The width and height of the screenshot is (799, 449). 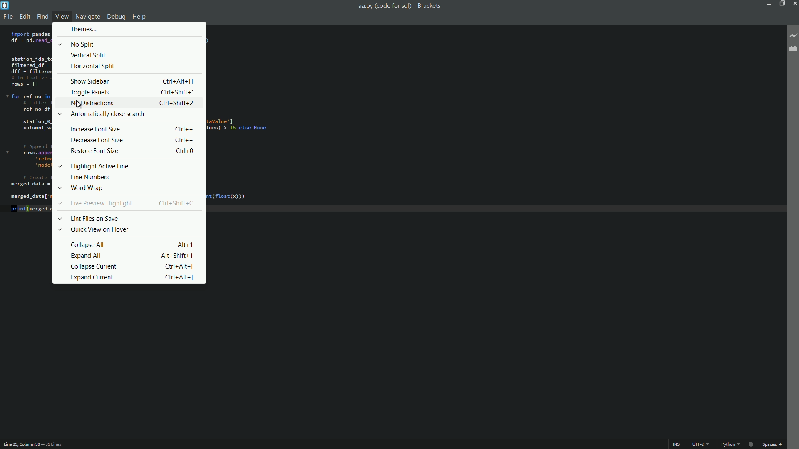 What do you see at coordinates (751, 444) in the screenshot?
I see `Unsaved indicator` at bounding box center [751, 444].